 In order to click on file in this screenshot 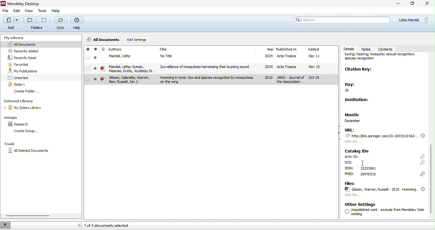, I will do `click(381, 189)`.